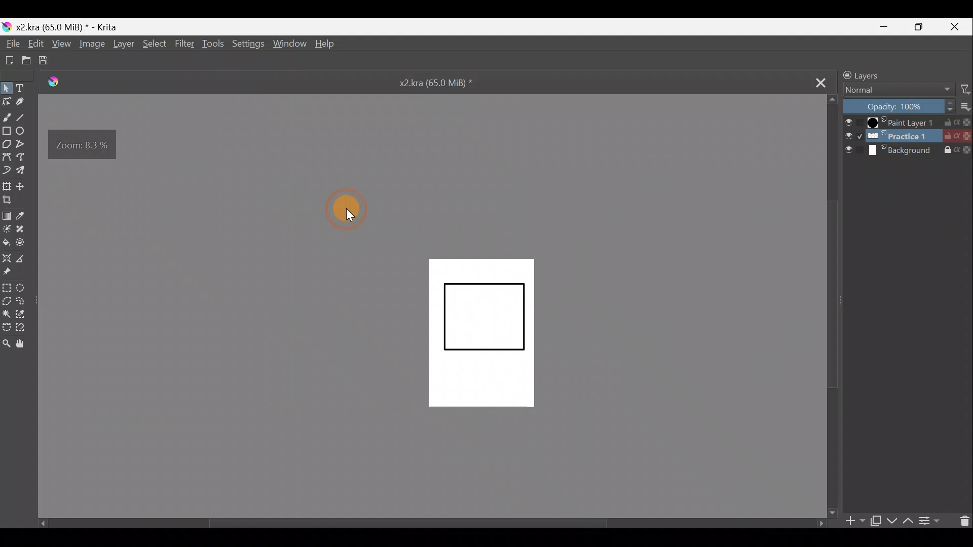 This screenshot has height=547, width=973. What do you see at coordinates (213, 44) in the screenshot?
I see `Tools` at bounding box center [213, 44].